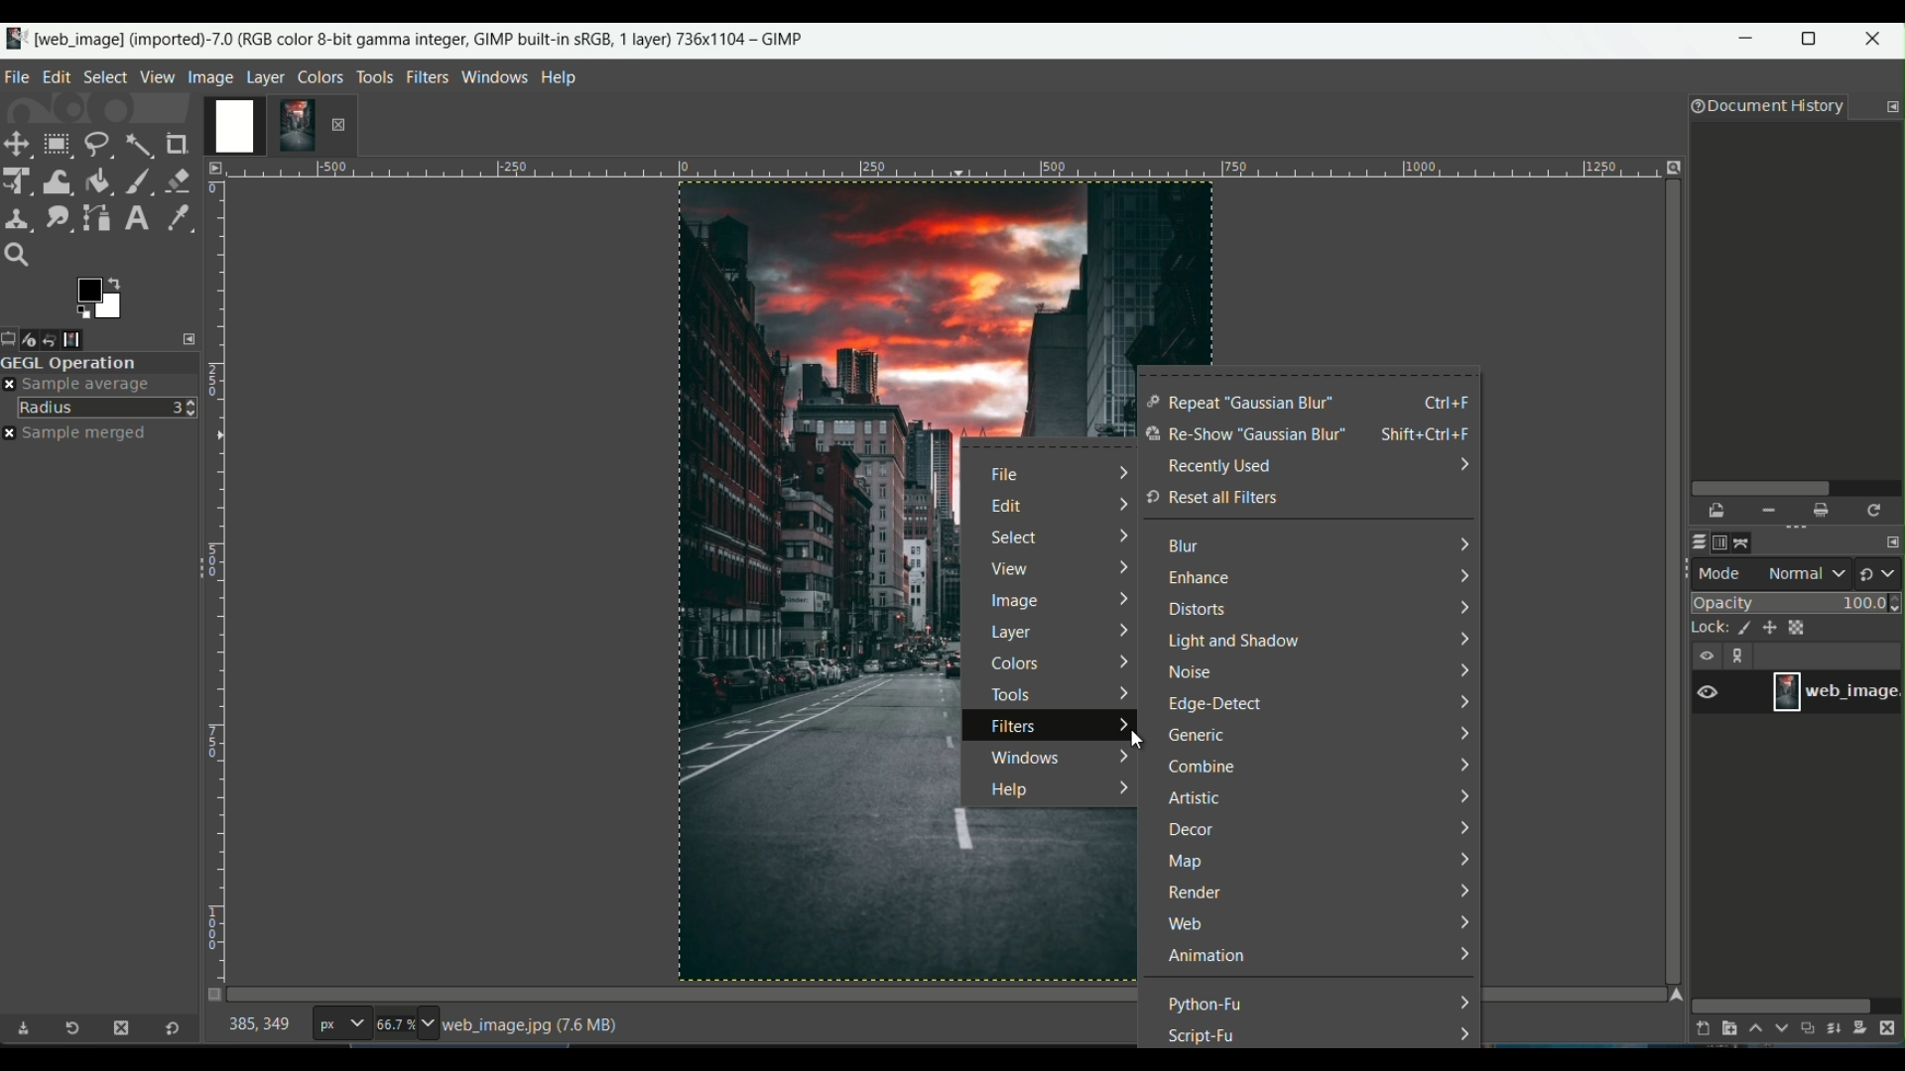 This screenshot has width=1905, height=1071. I want to click on merge layer, so click(1836, 1029).